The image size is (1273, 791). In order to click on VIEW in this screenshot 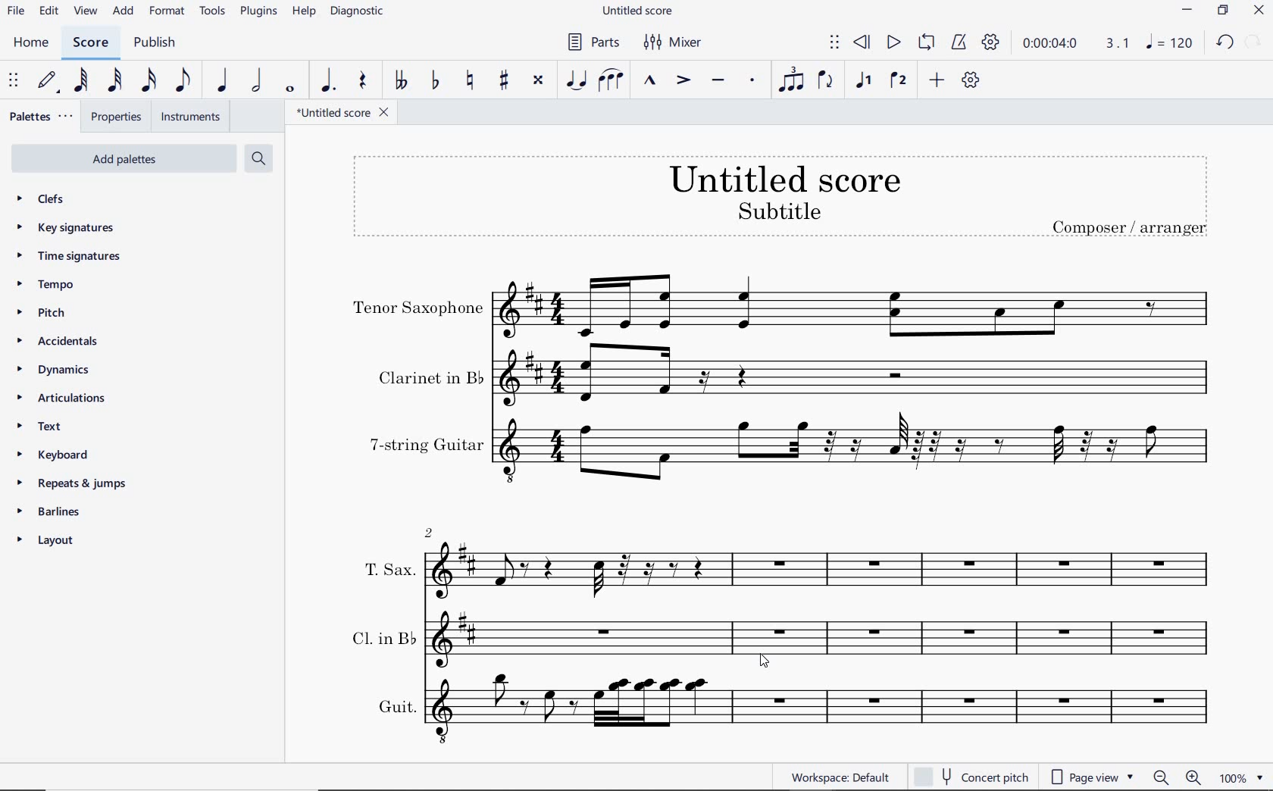, I will do `click(86, 10)`.